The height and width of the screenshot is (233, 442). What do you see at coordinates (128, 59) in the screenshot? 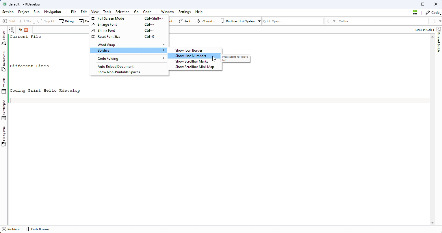
I see `Code Folding` at bounding box center [128, 59].